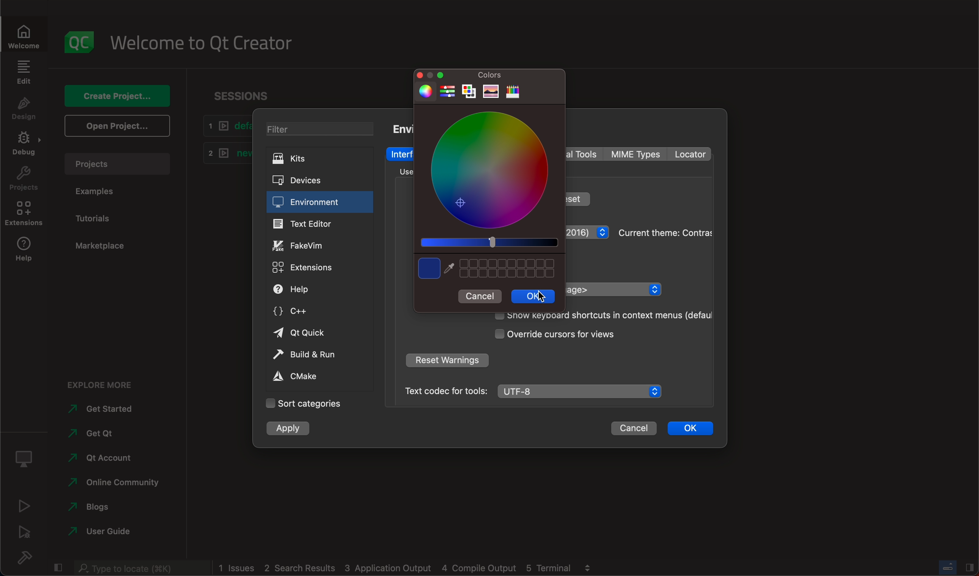 The height and width of the screenshot is (576, 979). What do you see at coordinates (104, 381) in the screenshot?
I see `explore more` at bounding box center [104, 381].